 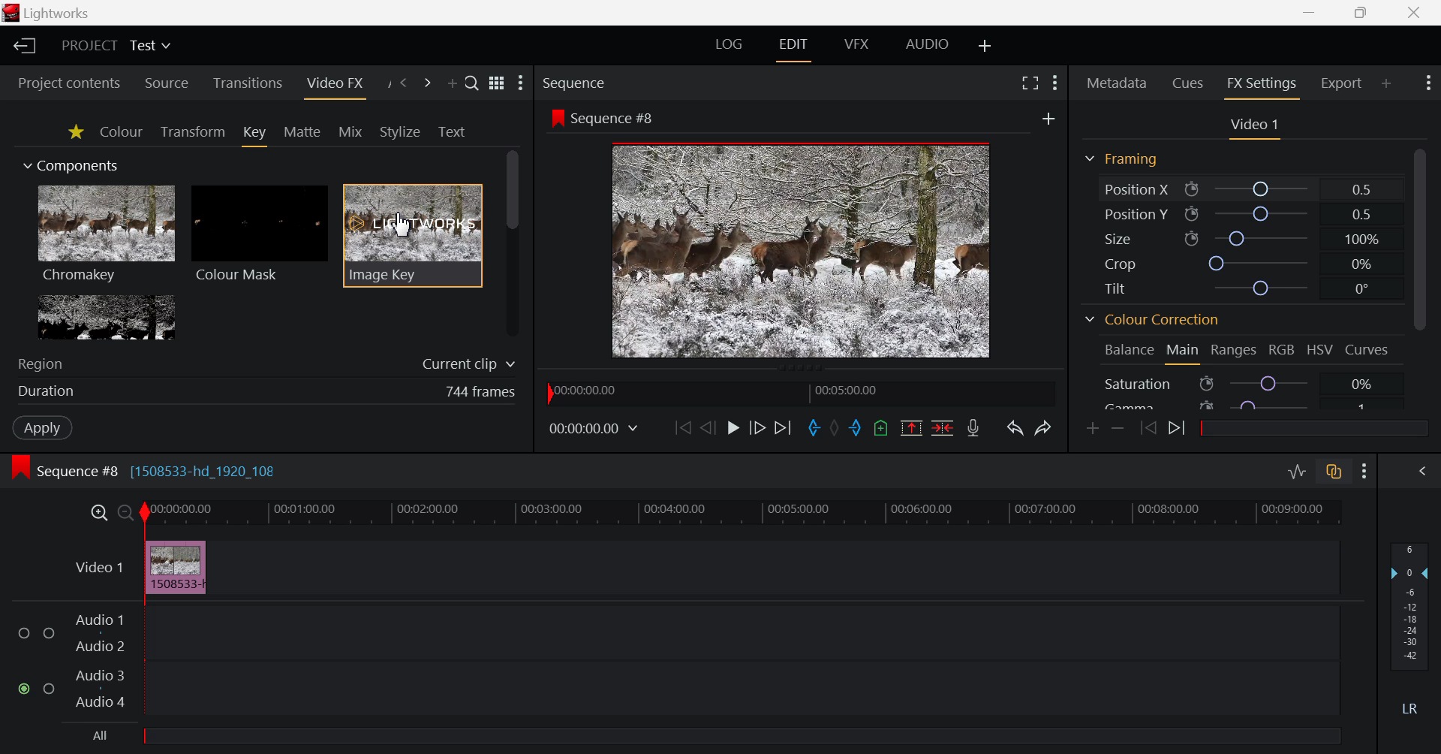 What do you see at coordinates (615, 118) in the screenshot?
I see `Sequence #8` at bounding box center [615, 118].